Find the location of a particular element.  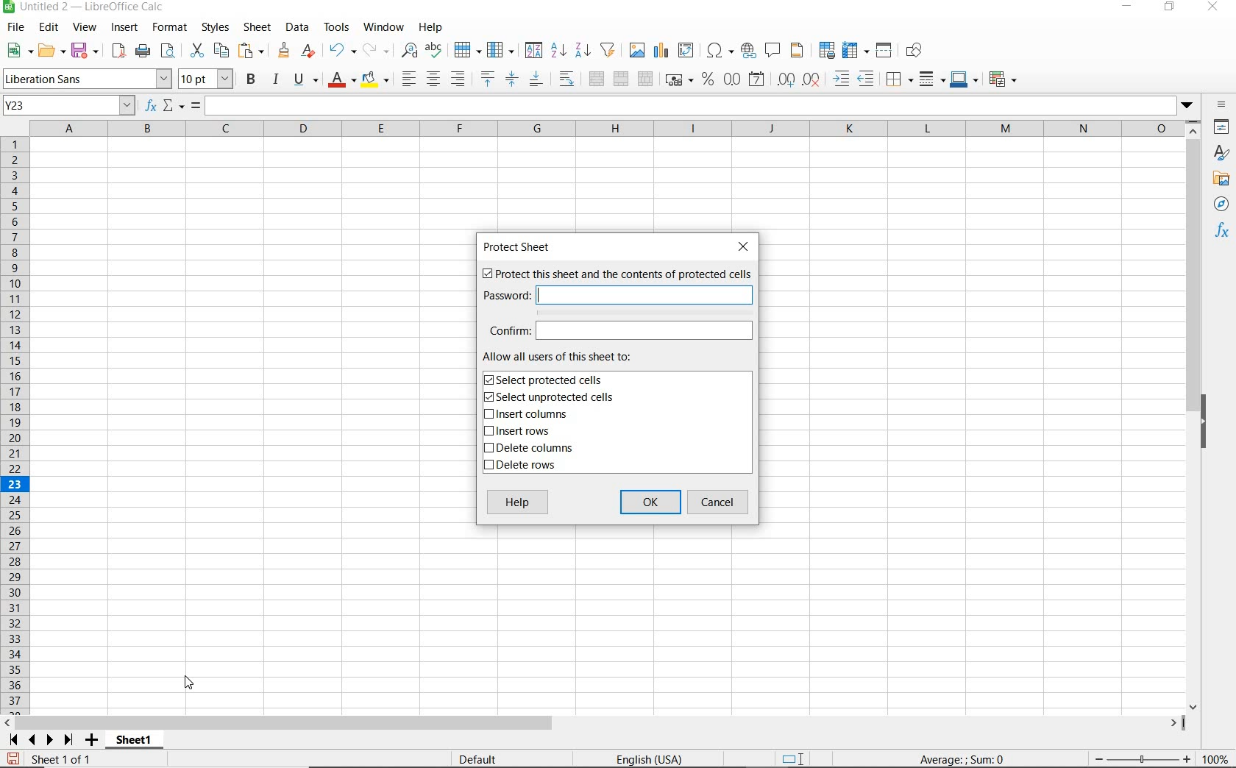

CONDITIONAL is located at coordinates (1002, 79).